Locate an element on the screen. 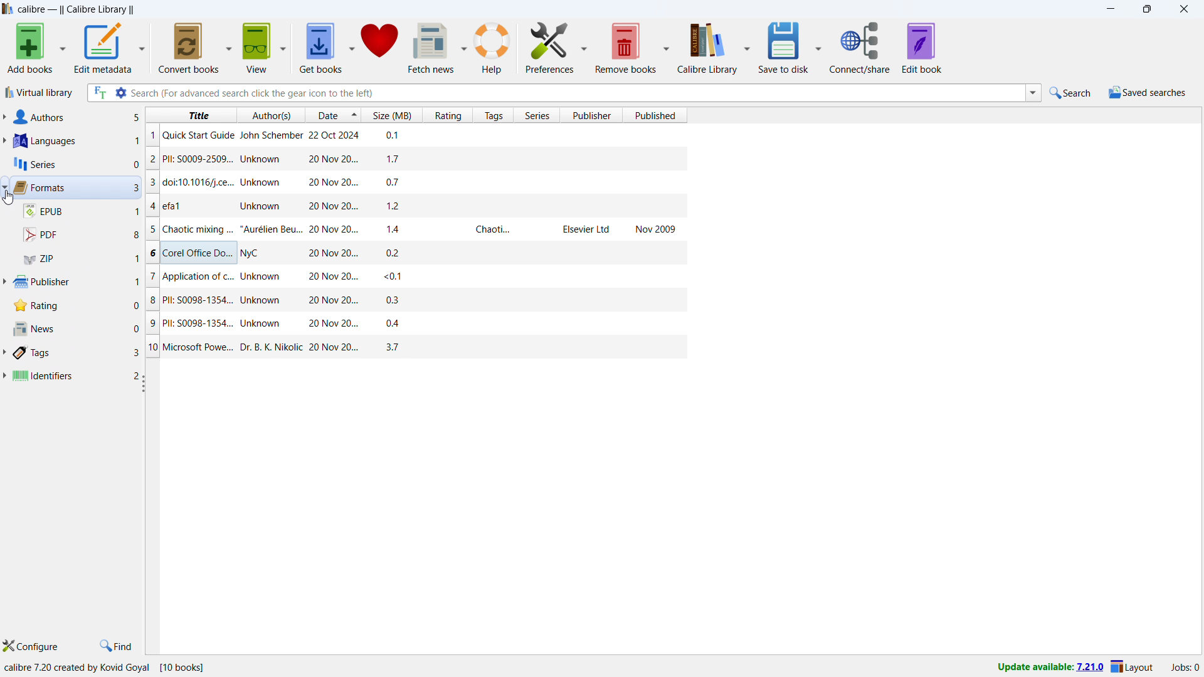 The image size is (1204, 677). convert books options is located at coordinates (230, 48).